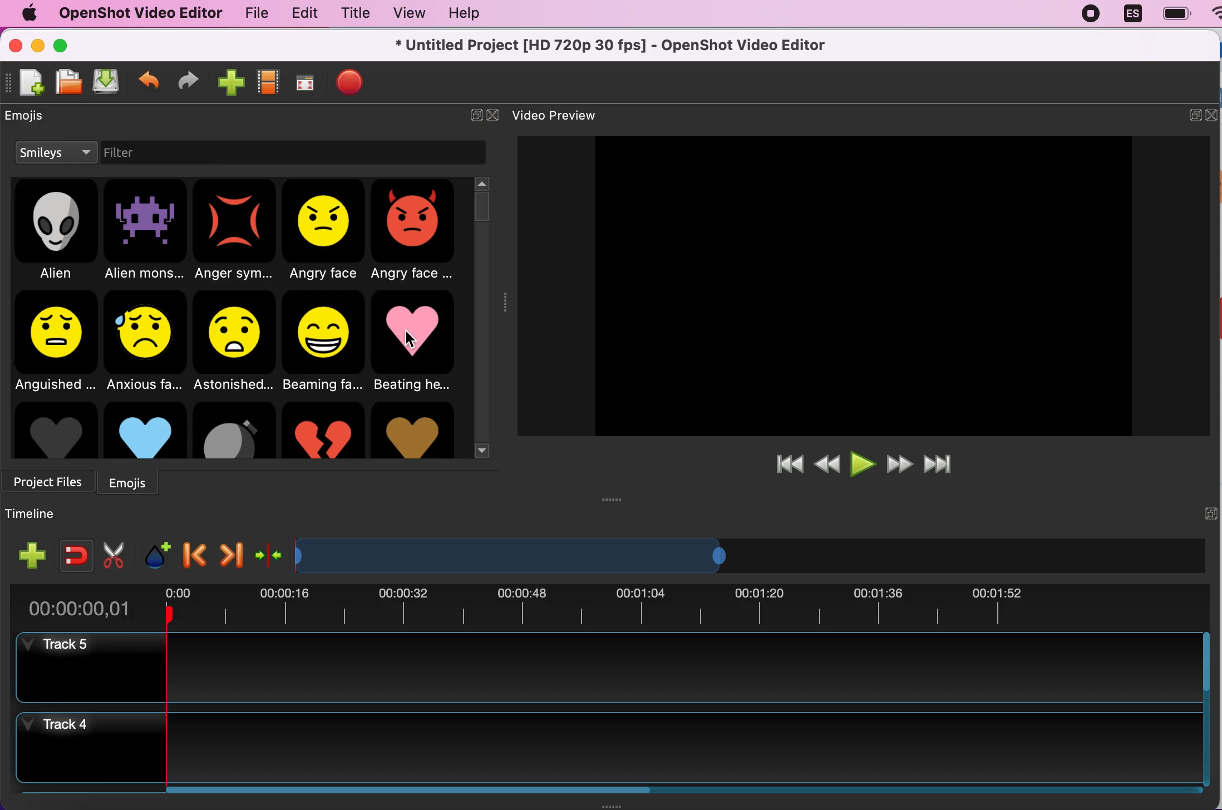 The width and height of the screenshot is (1222, 810). What do you see at coordinates (55, 430) in the screenshot?
I see `Grey heart` at bounding box center [55, 430].